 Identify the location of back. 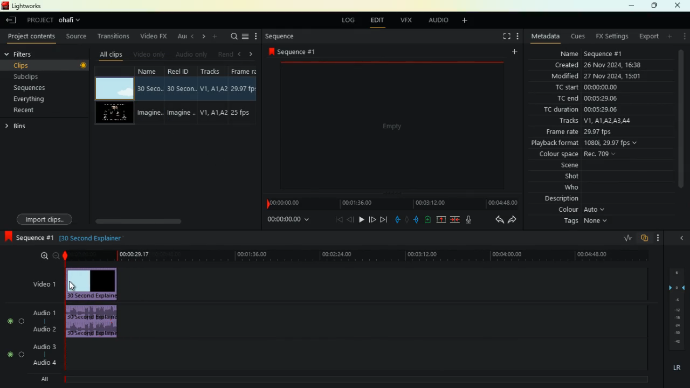
(495, 220).